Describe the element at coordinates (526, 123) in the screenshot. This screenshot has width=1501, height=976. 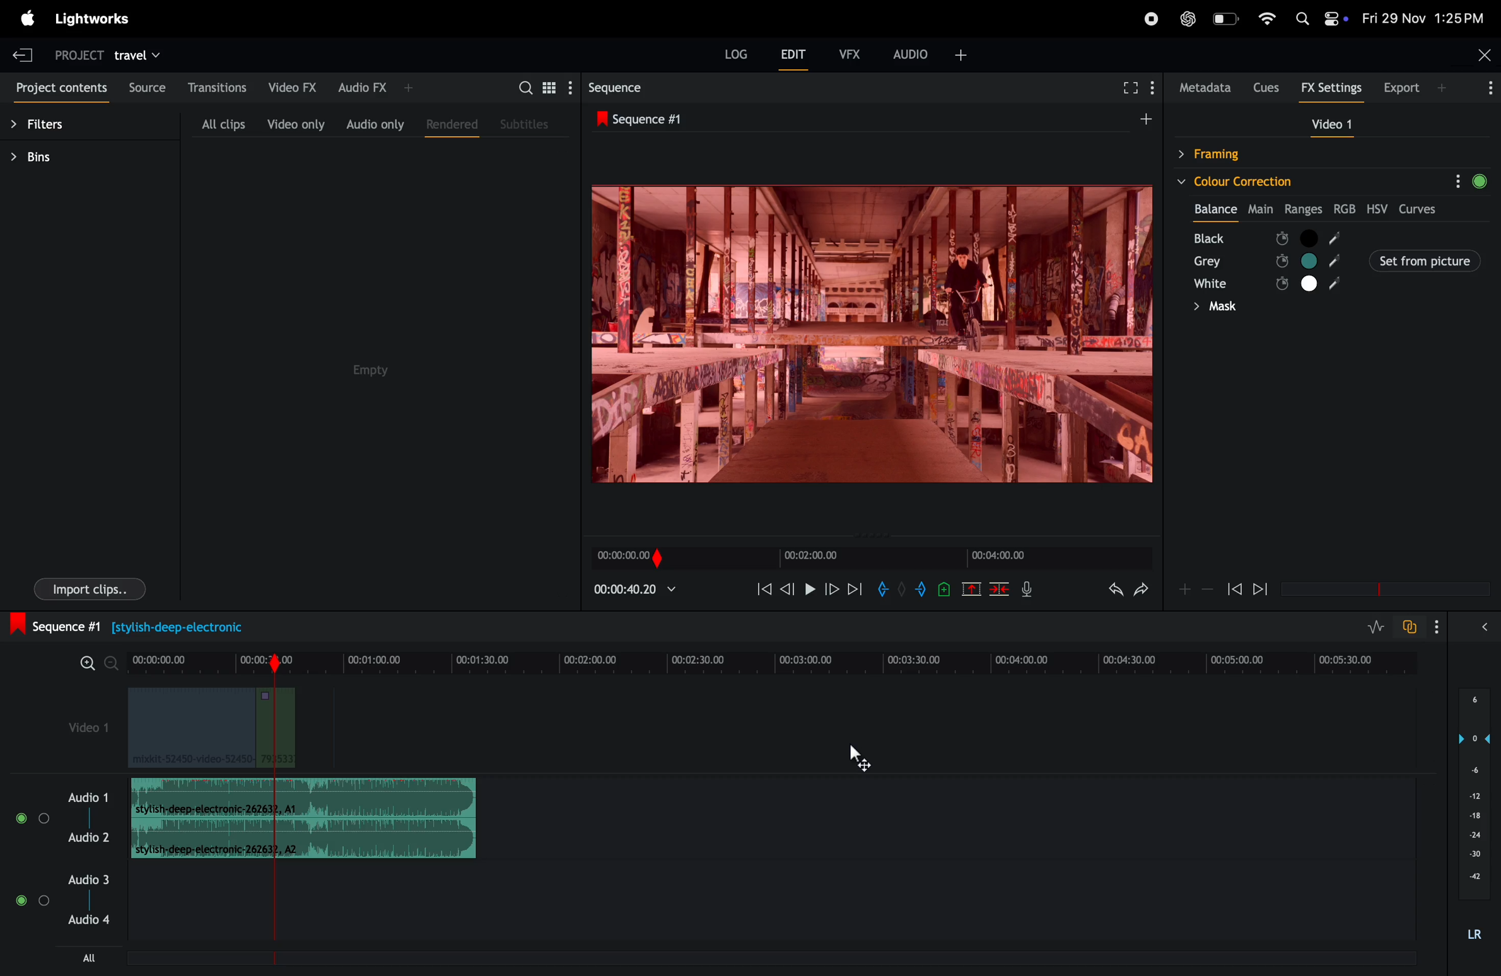
I see `subtitles` at that location.